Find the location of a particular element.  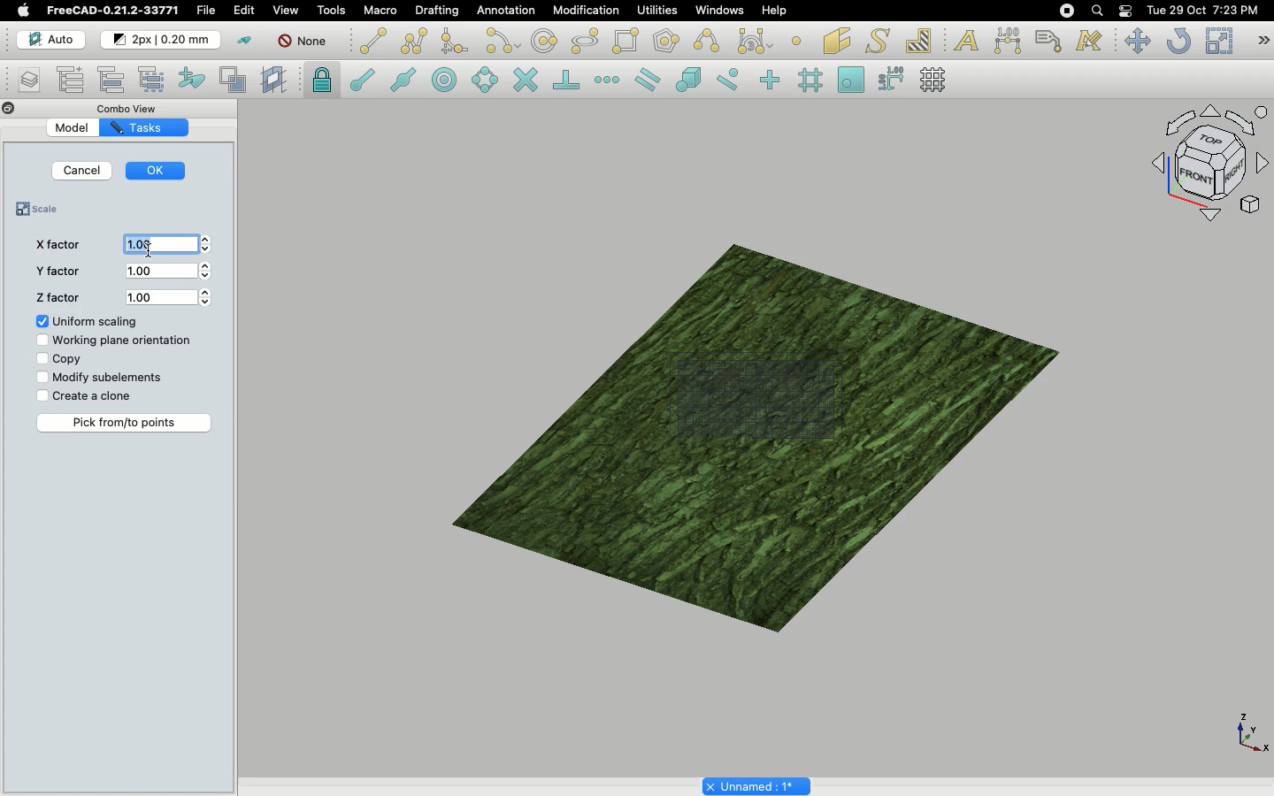

Dimension is located at coordinates (1006, 40).